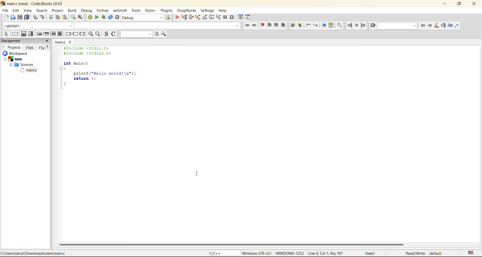 This screenshot has width=482, height=257. Describe the element at coordinates (284, 26) in the screenshot. I see `clear bookmark` at that location.